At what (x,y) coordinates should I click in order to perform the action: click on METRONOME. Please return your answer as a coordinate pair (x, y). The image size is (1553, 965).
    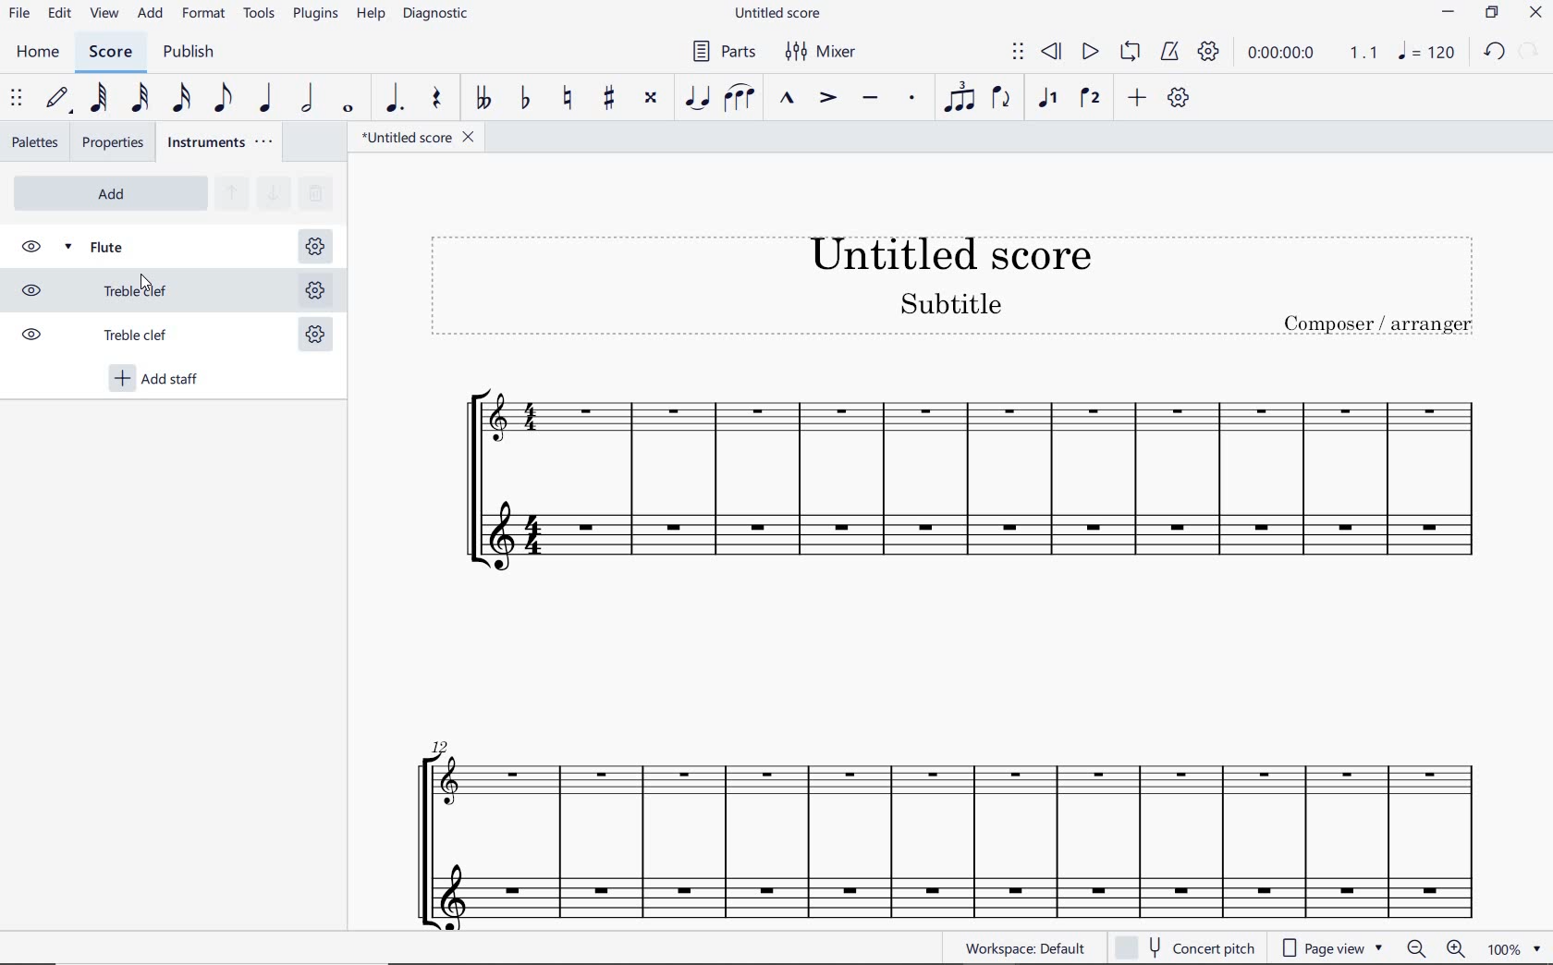
    Looking at the image, I should click on (1171, 53).